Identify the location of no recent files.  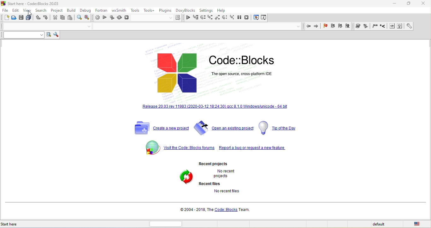
(226, 192).